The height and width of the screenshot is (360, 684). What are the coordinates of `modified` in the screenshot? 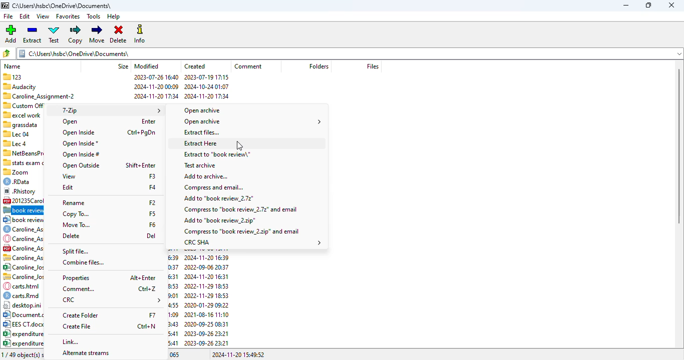 It's located at (146, 66).